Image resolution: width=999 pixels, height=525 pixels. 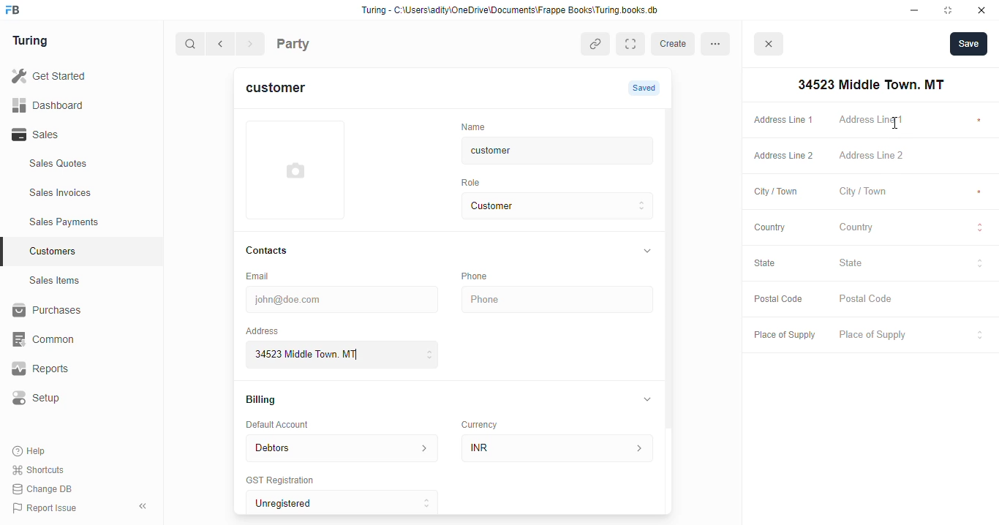 I want to click on maximise, so click(x=951, y=10).